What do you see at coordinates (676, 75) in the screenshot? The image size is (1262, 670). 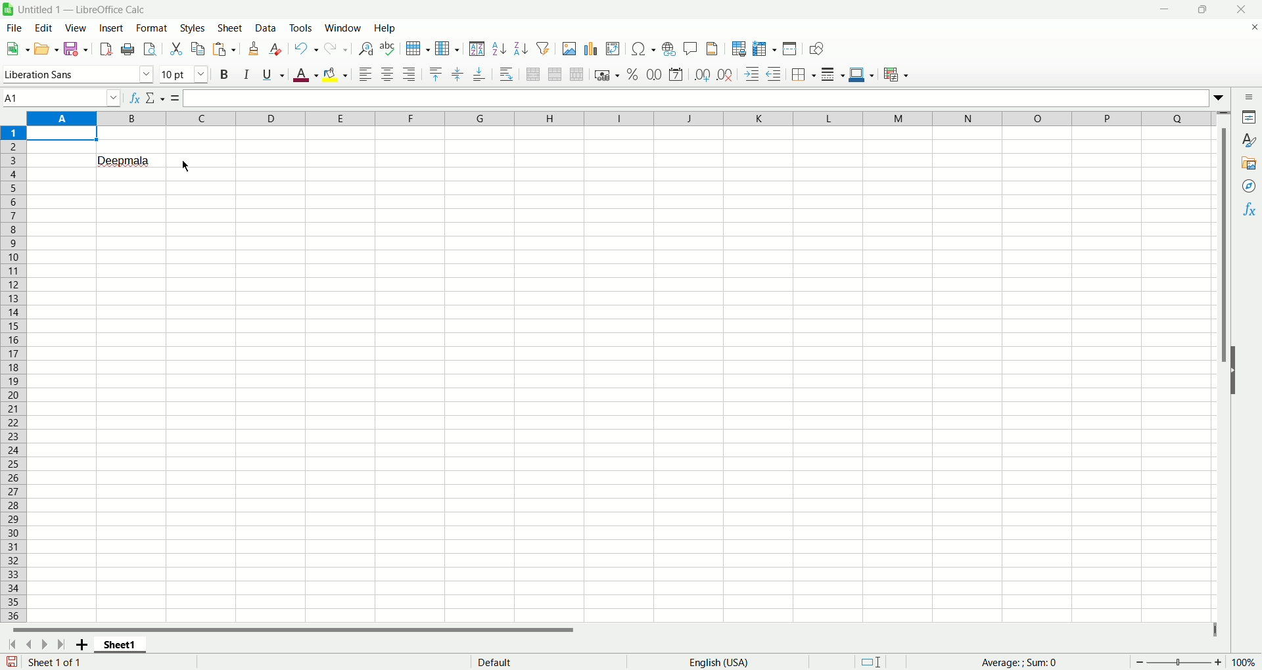 I see `Format as date` at bounding box center [676, 75].